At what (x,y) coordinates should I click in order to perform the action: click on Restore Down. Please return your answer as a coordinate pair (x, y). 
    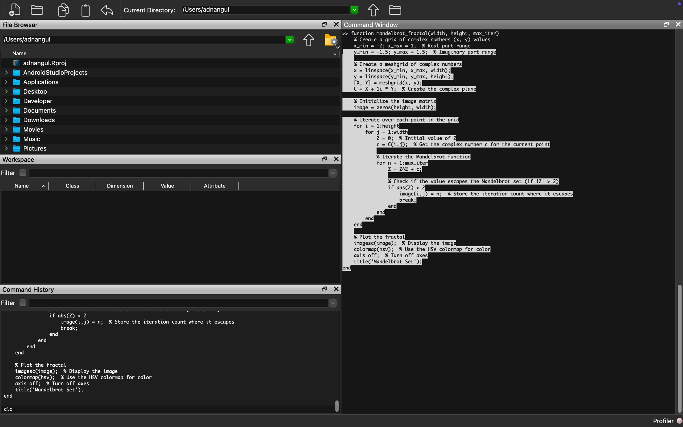
    Looking at the image, I should click on (666, 24).